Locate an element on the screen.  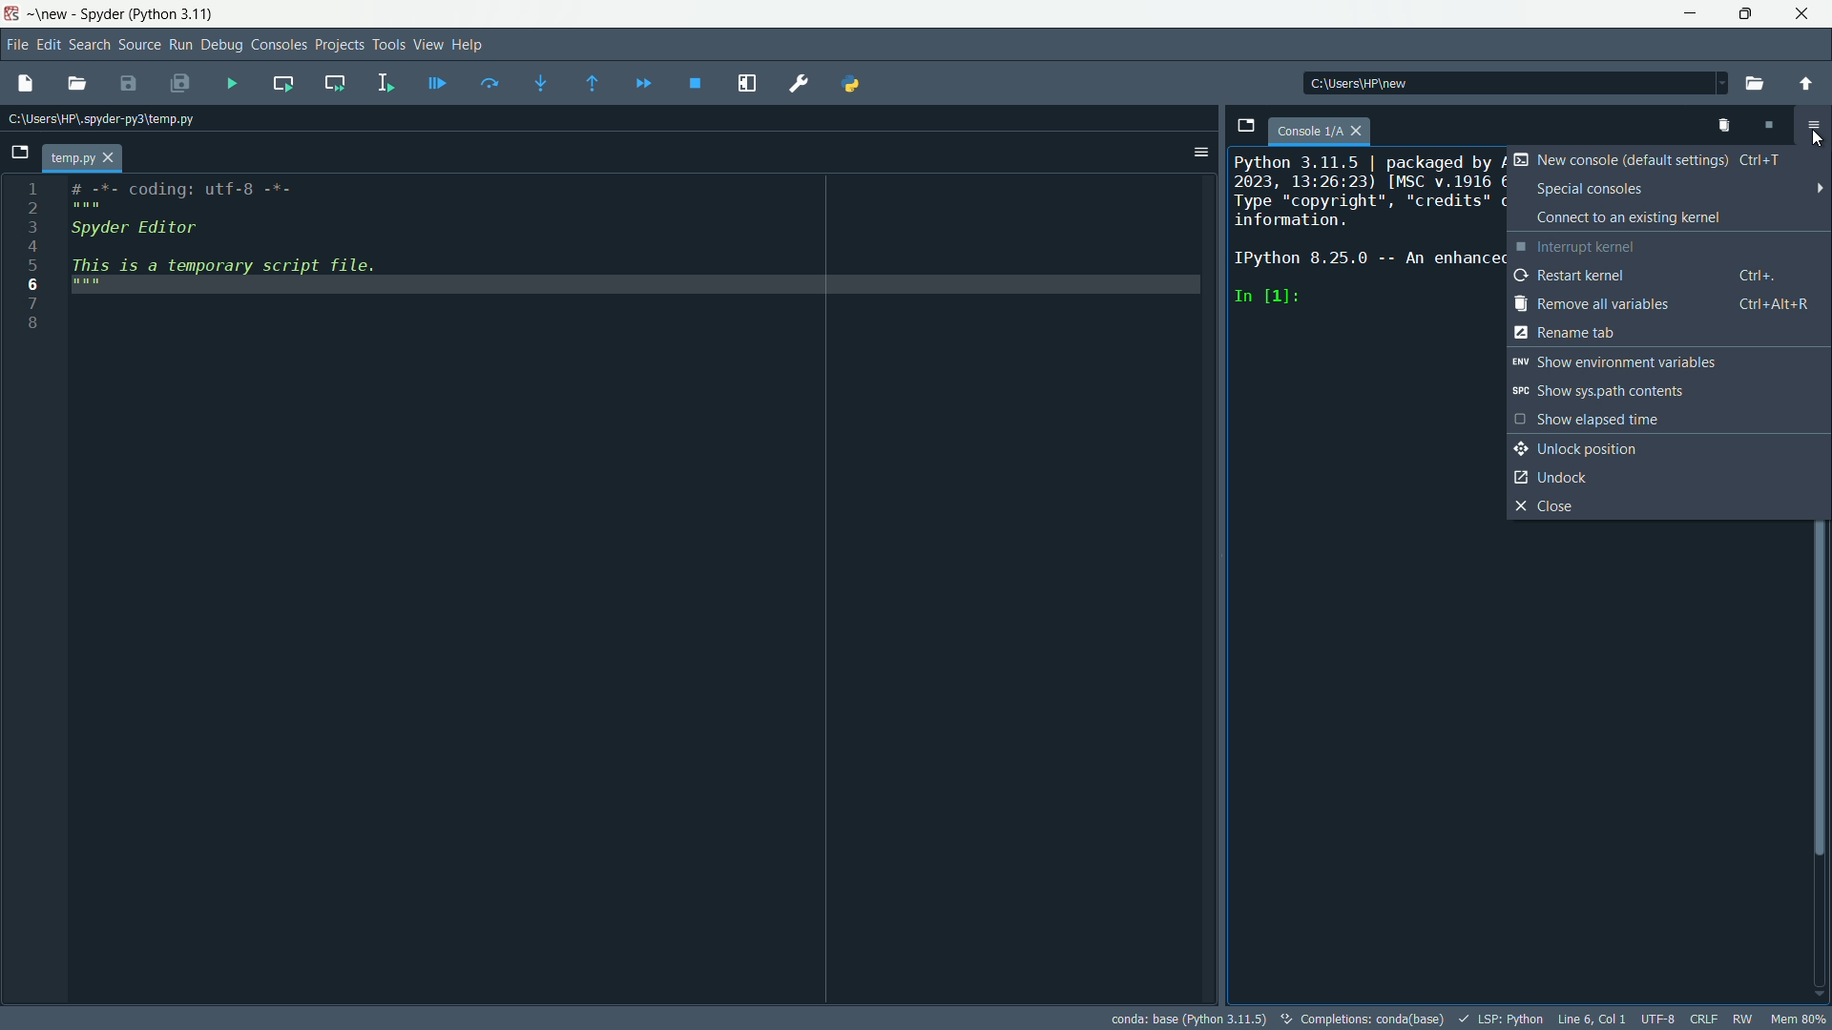
Remove all variables Ctrl +Alt+ r is located at coordinates (1665, 304).